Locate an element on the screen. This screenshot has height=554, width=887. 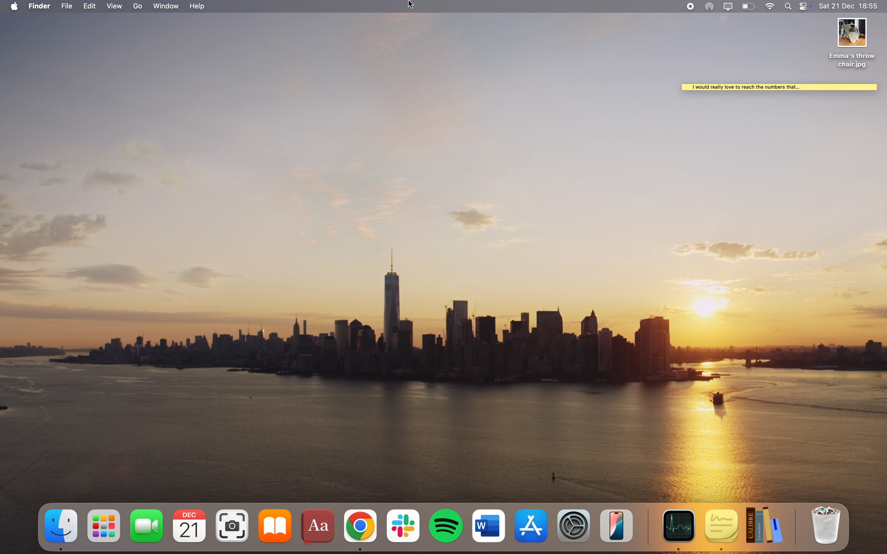
background is located at coordinates (780, 300).